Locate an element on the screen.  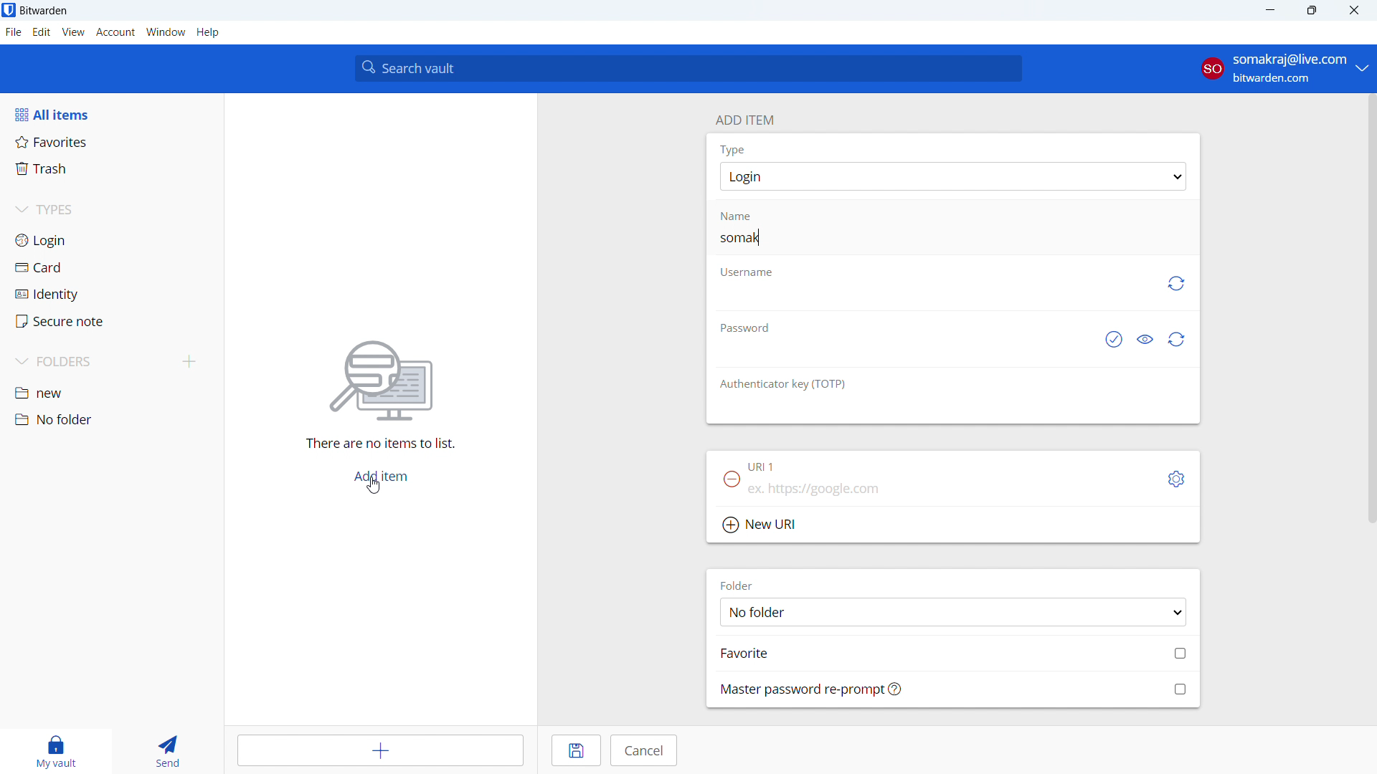
types is located at coordinates (110, 211).